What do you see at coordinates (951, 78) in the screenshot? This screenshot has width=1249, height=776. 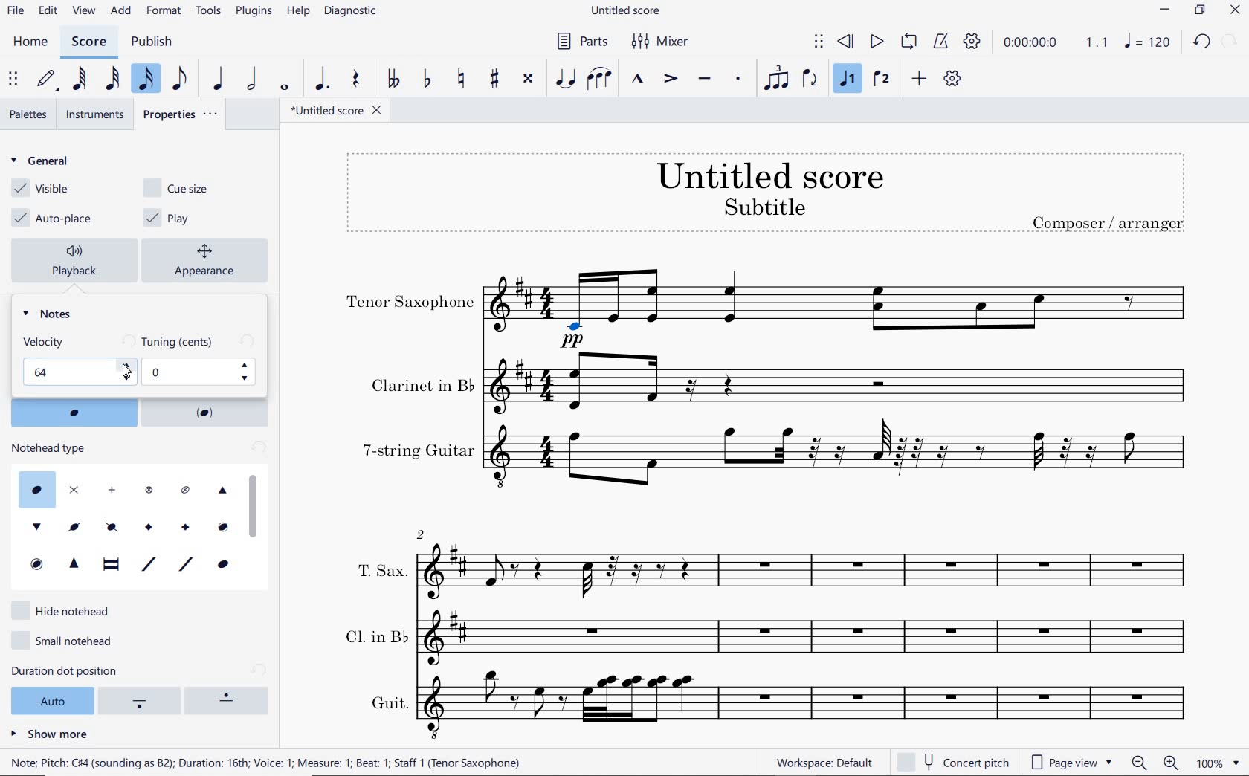 I see `CUSTOMIZE TOOLBAR` at bounding box center [951, 78].